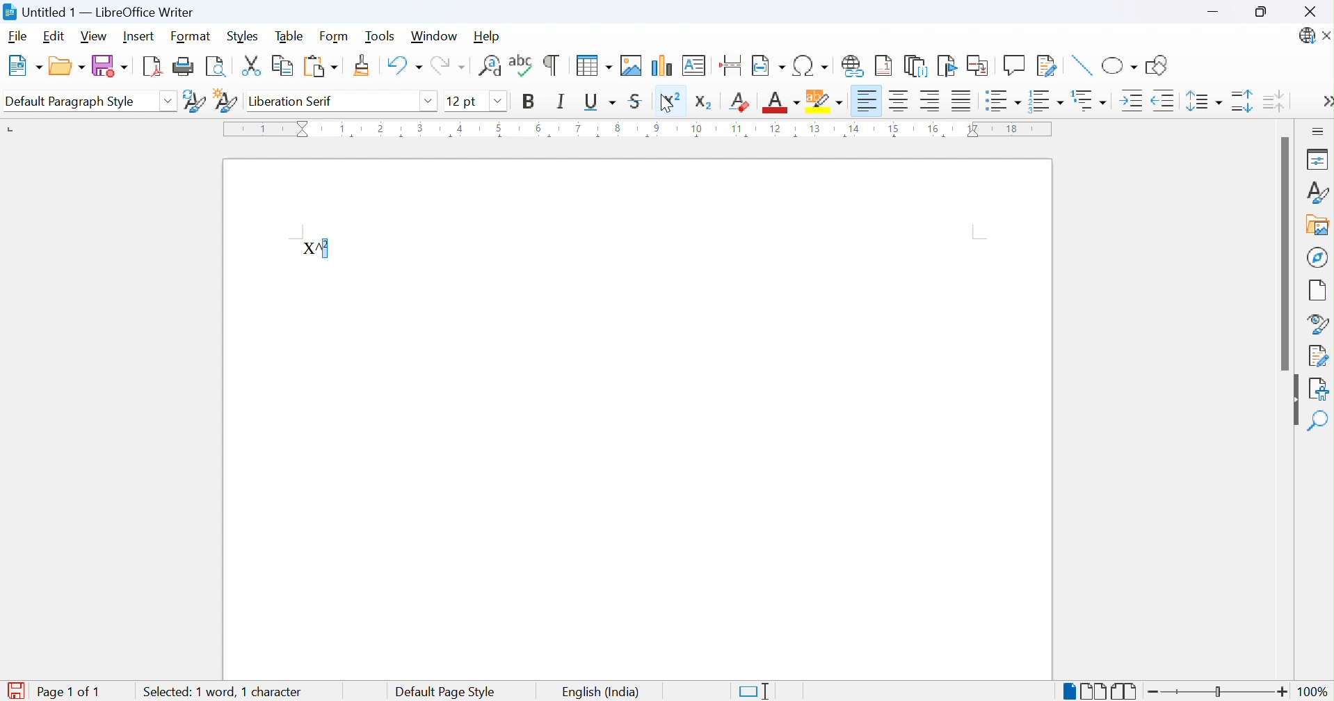 This screenshot has width=1334, height=701. I want to click on Page, so click(1317, 291).